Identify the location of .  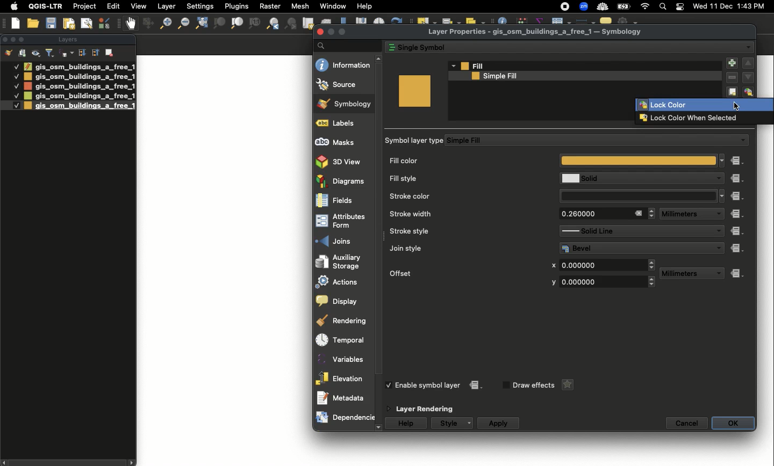
(737, 247).